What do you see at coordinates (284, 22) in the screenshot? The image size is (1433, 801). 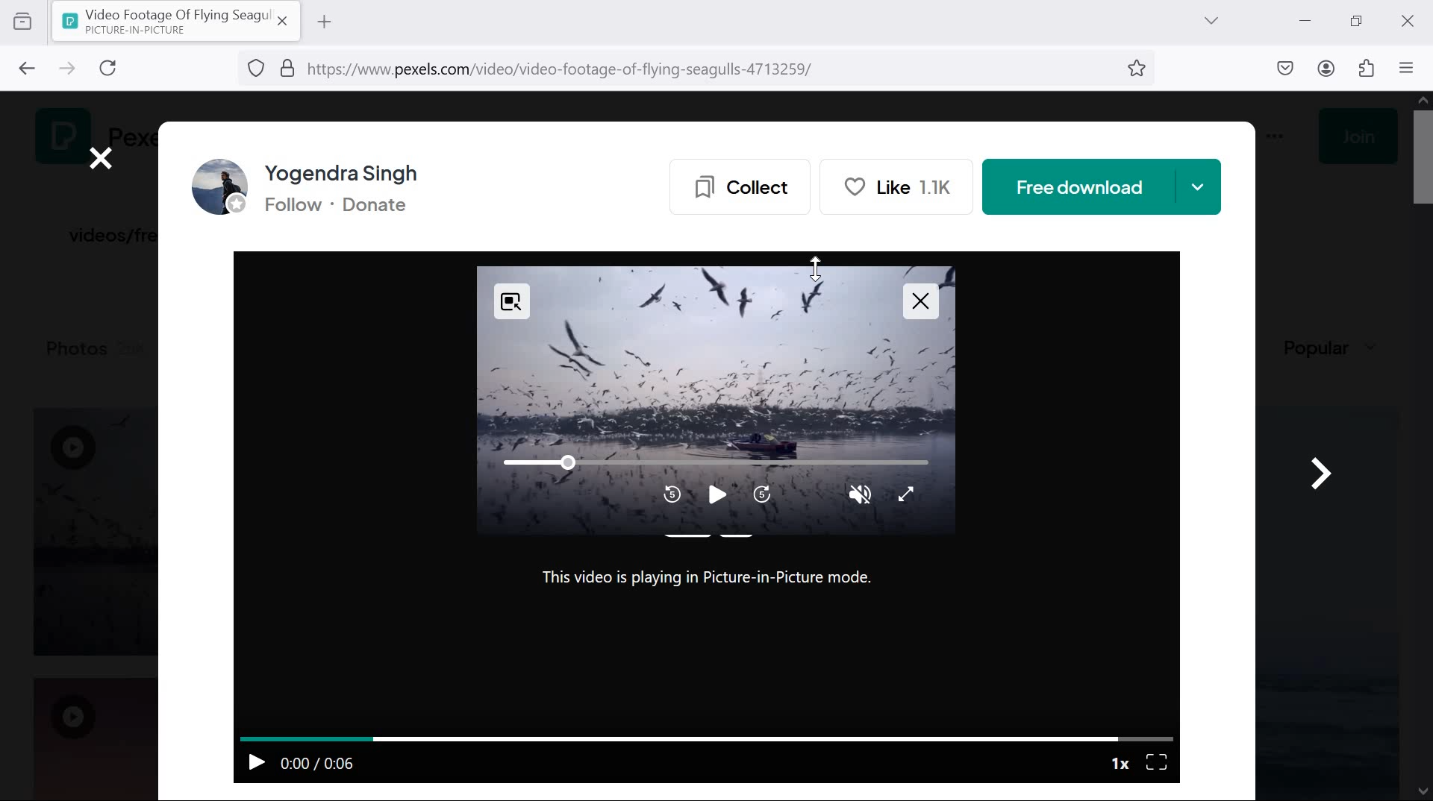 I see `close` at bounding box center [284, 22].